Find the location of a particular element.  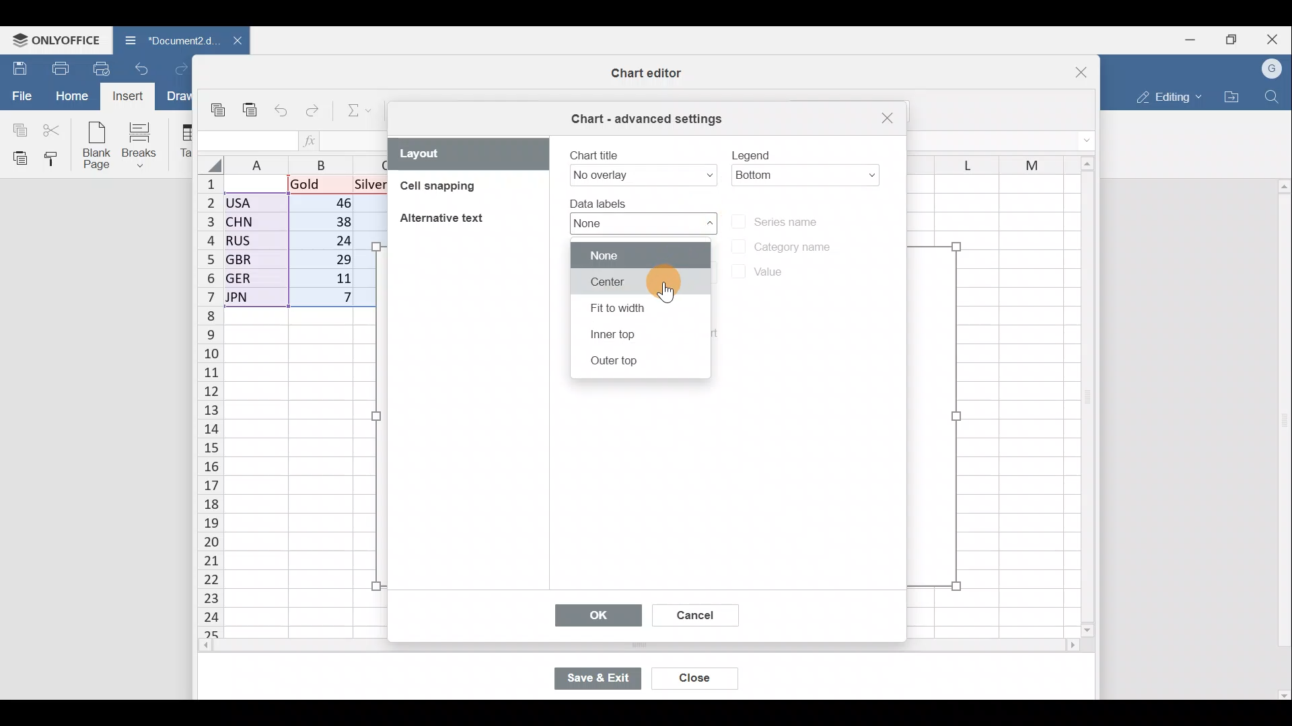

Data is located at coordinates (299, 241).